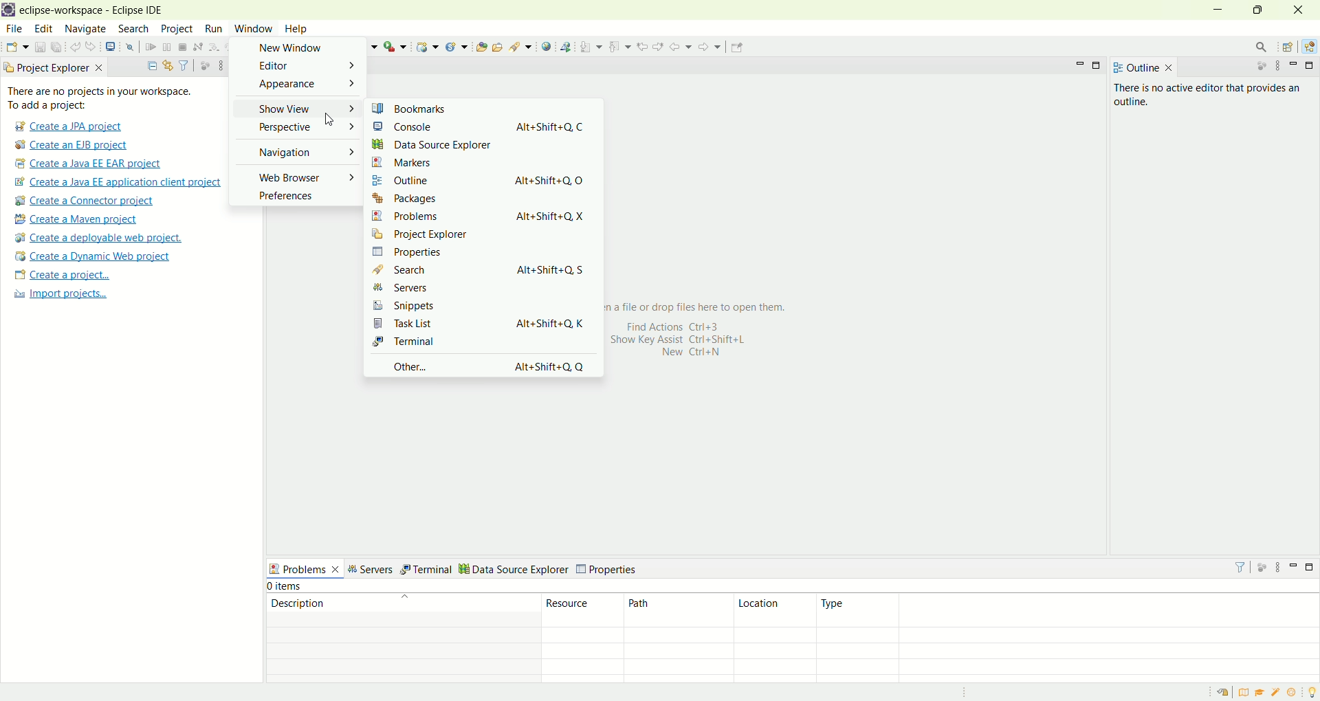  I want to click on next annotations, so click(590, 46).